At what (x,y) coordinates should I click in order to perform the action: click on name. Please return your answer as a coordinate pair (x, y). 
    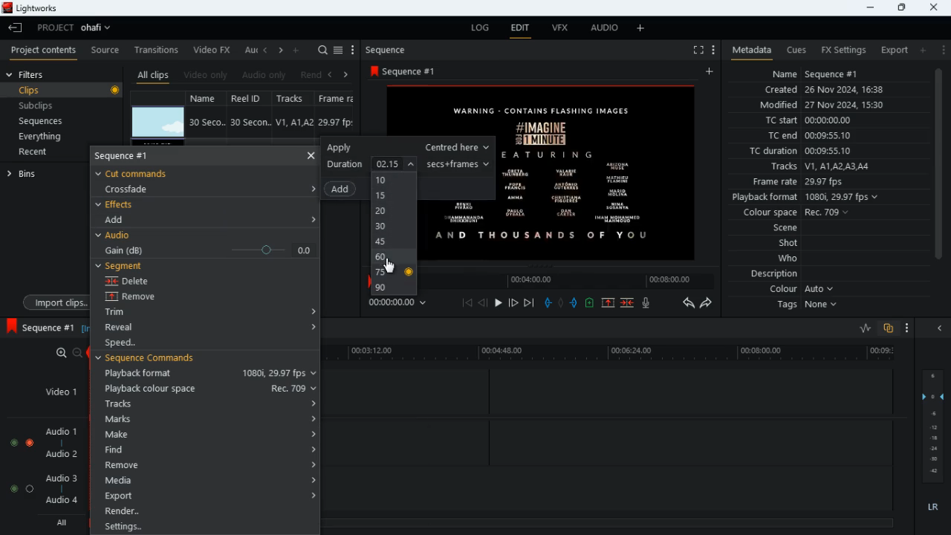
    Looking at the image, I should click on (816, 72).